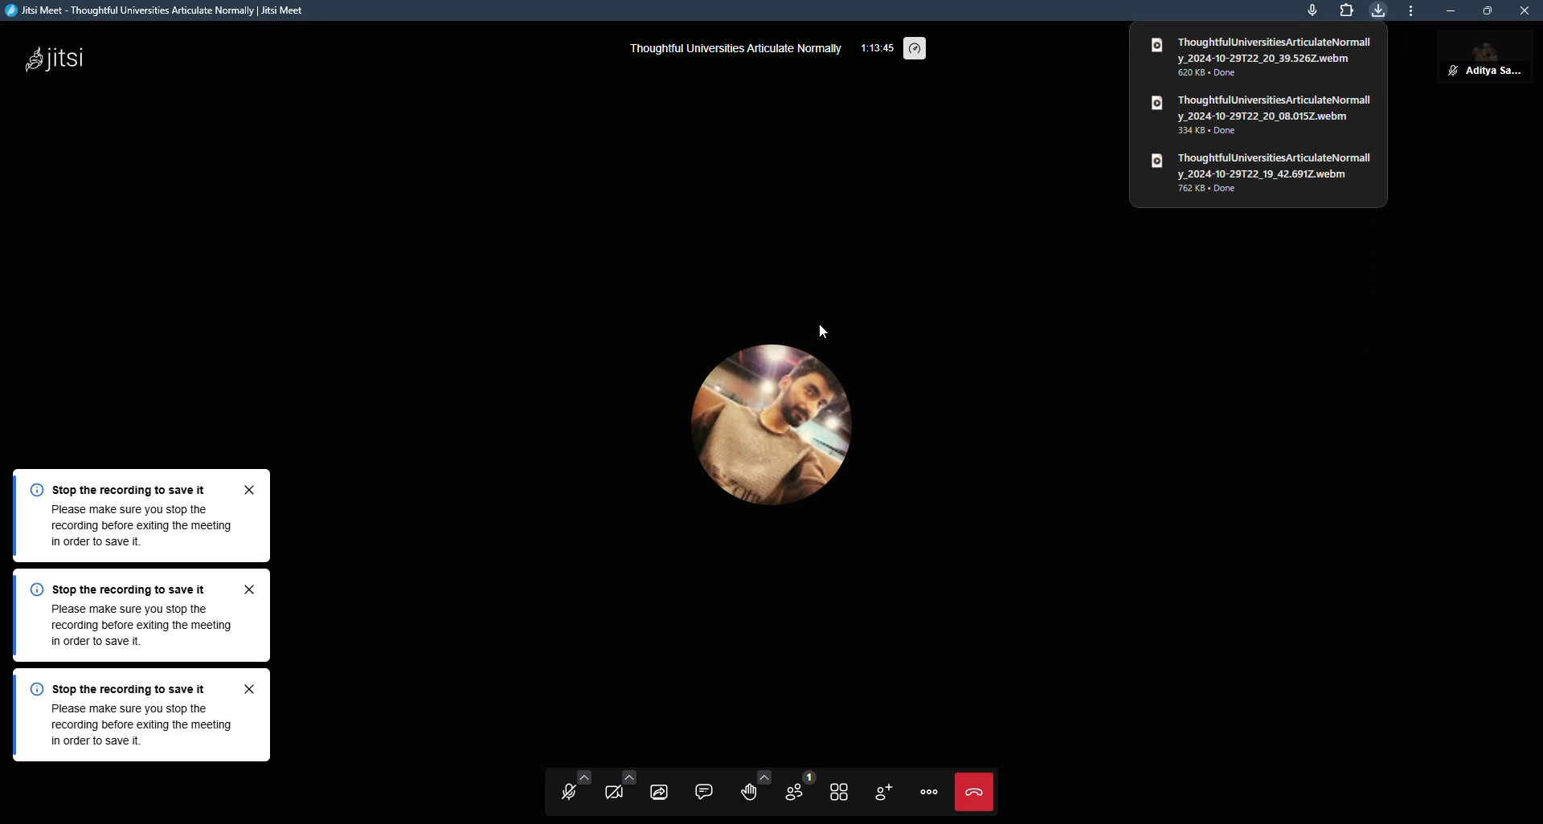 Image resolution: width=1543 pixels, height=824 pixels. I want to click on Jitsi Meet - Thoughtful Universities Articulate Normally | Jitsi Meet, so click(184, 10).